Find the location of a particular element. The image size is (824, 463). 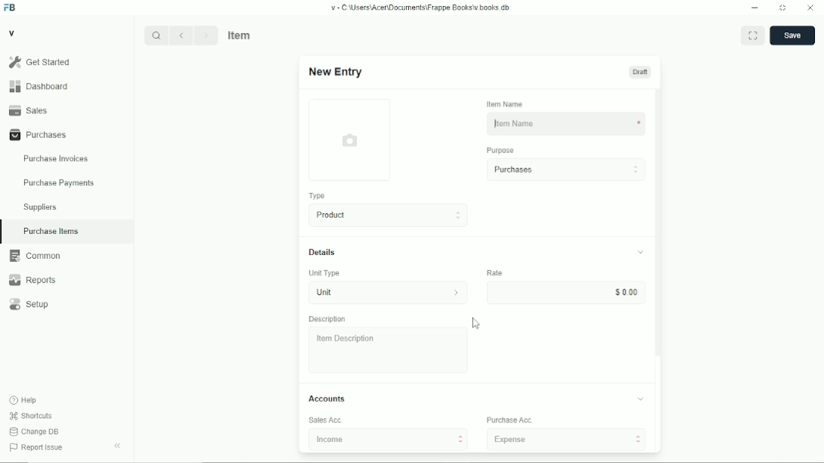

Toggle between form and full width is located at coordinates (783, 8).